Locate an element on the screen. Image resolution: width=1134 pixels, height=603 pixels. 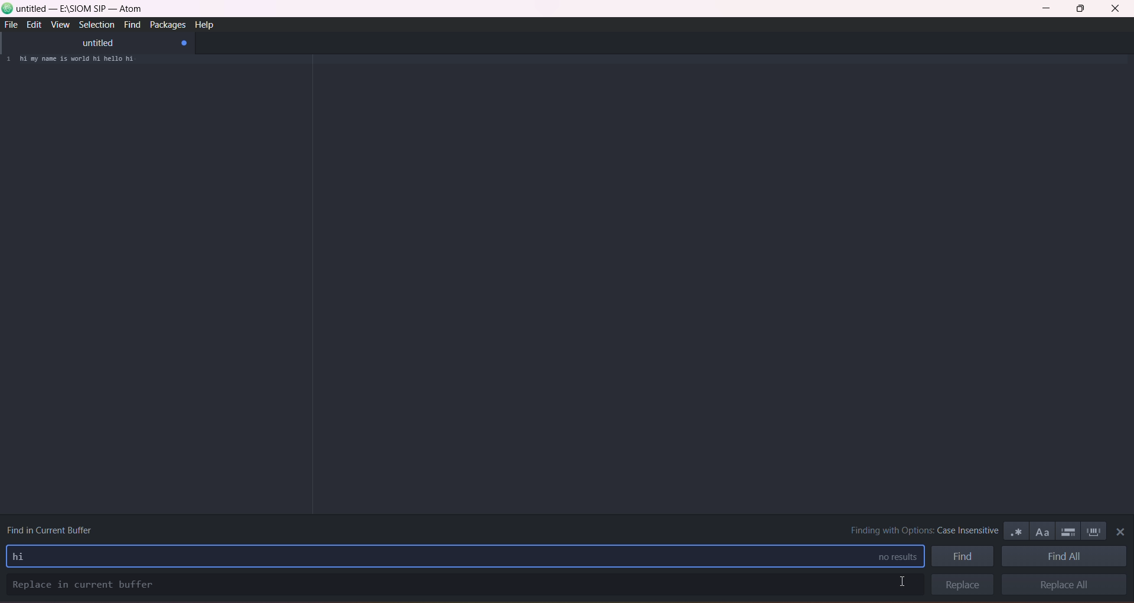
whole word is located at coordinates (1093, 530).